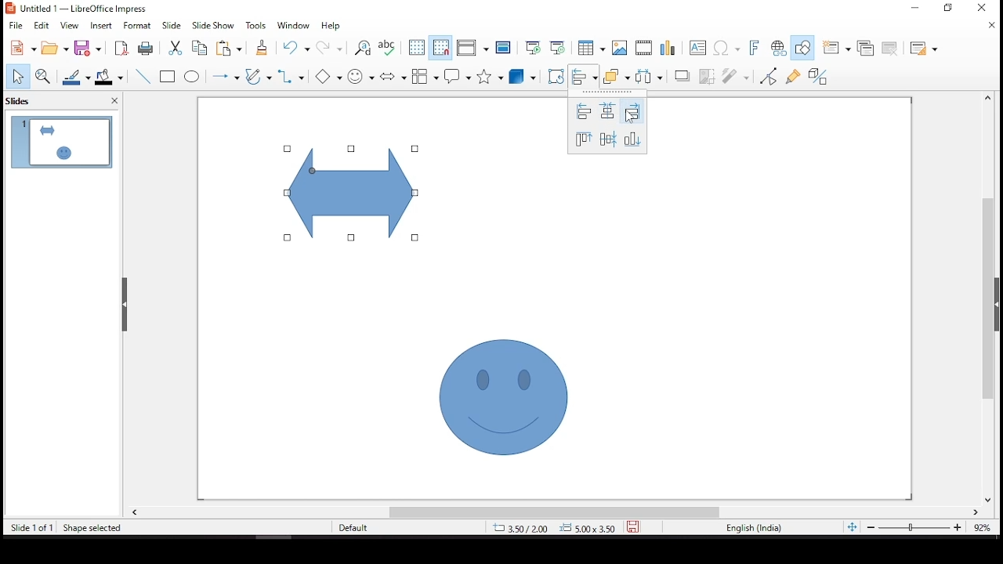 This screenshot has height=564, width=1003. What do you see at coordinates (32, 527) in the screenshot?
I see `slide 1 of 1` at bounding box center [32, 527].